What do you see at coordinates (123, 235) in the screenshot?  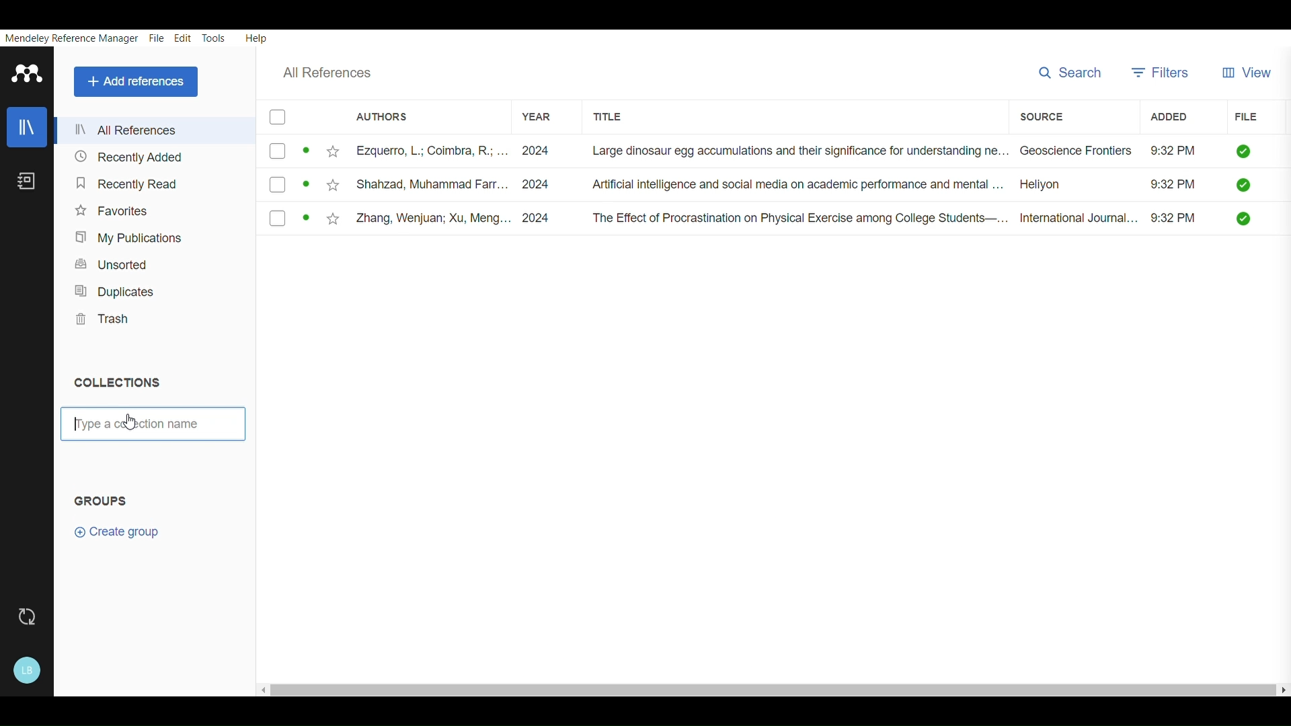 I see `My Publications` at bounding box center [123, 235].